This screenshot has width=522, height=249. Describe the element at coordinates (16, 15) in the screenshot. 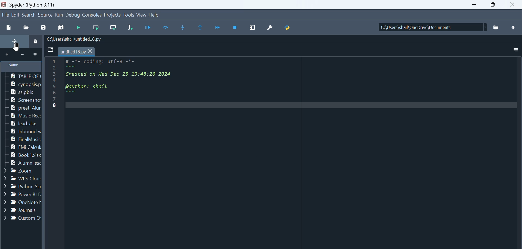

I see `` at that location.